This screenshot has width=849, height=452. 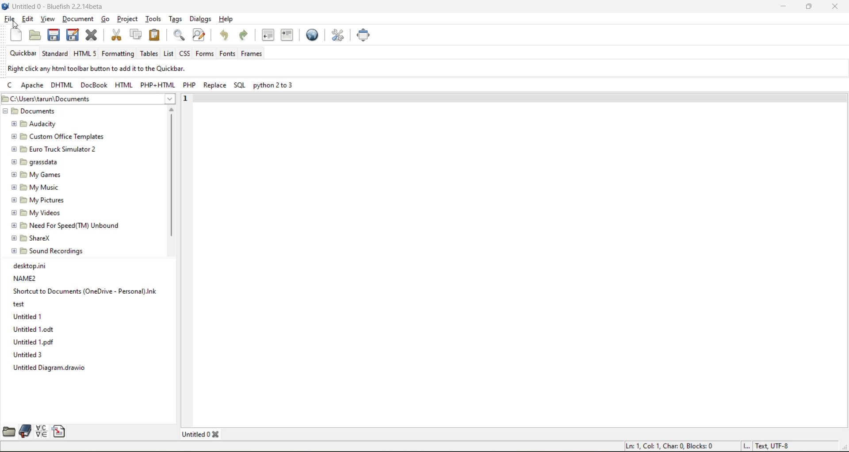 What do you see at coordinates (202, 433) in the screenshot?
I see `tabs` at bounding box center [202, 433].